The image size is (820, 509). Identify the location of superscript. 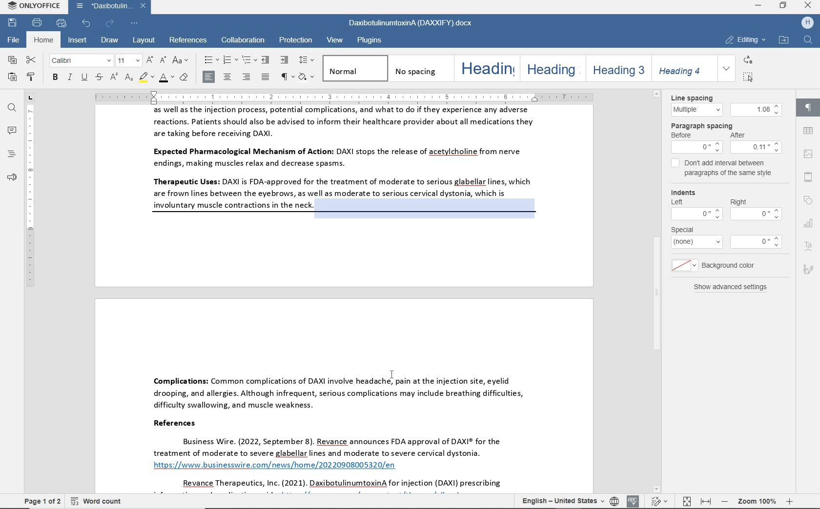
(113, 78).